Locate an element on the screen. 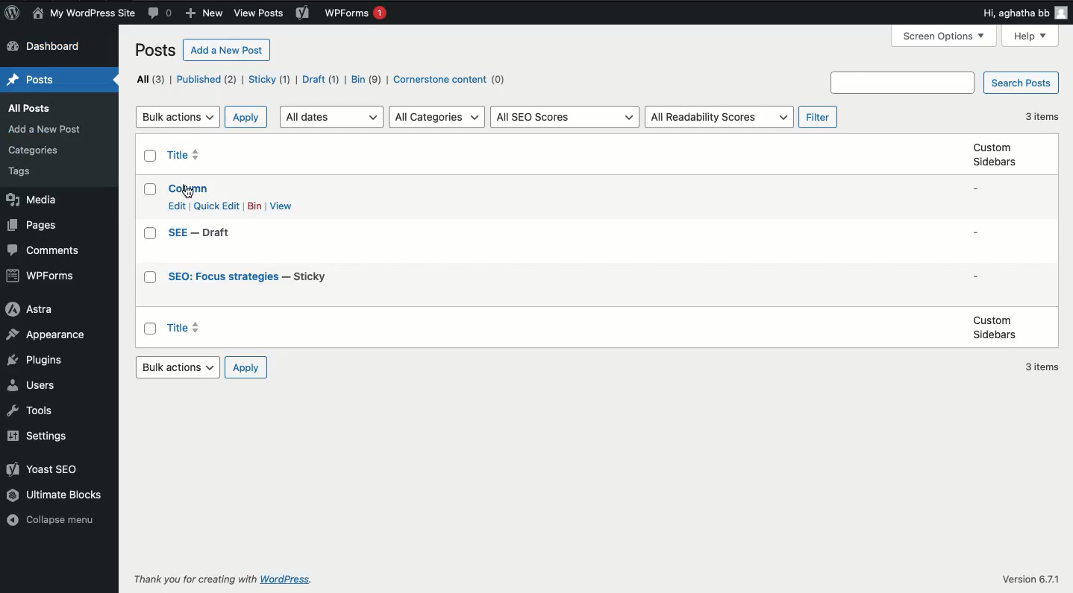 Image resolution: width=1073 pixels, height=593 pixels. WPForms is located at coordinates (360, 14).